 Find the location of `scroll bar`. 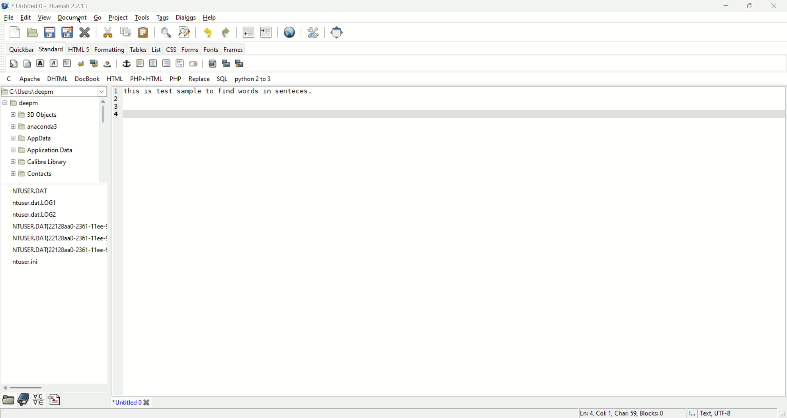

scroll bar is located at coordinates (54, 387).